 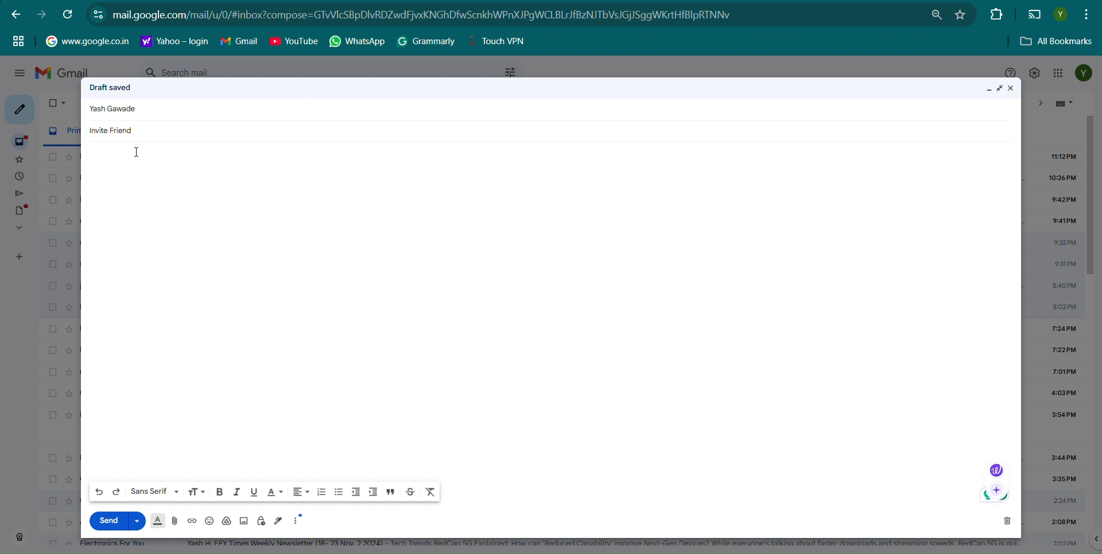 I want to click on Indent more, so click(x=372, y=492).